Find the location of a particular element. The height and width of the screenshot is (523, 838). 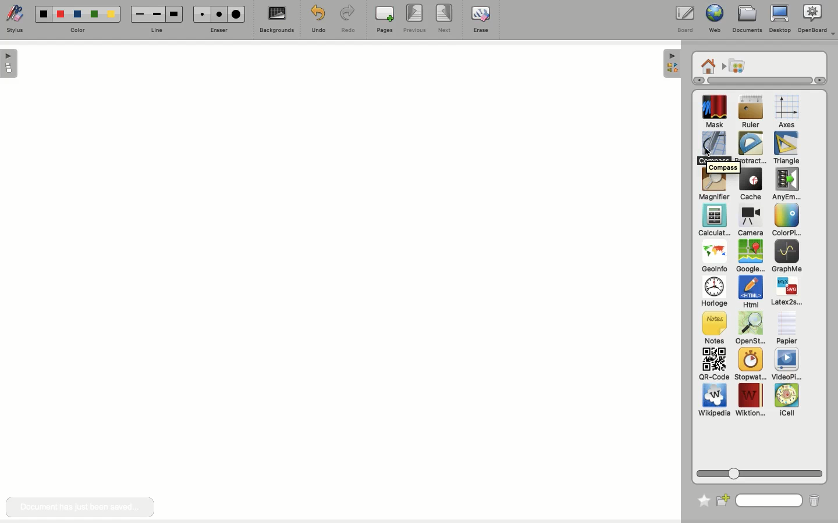

Horloge is located at coordinates (713, 292).